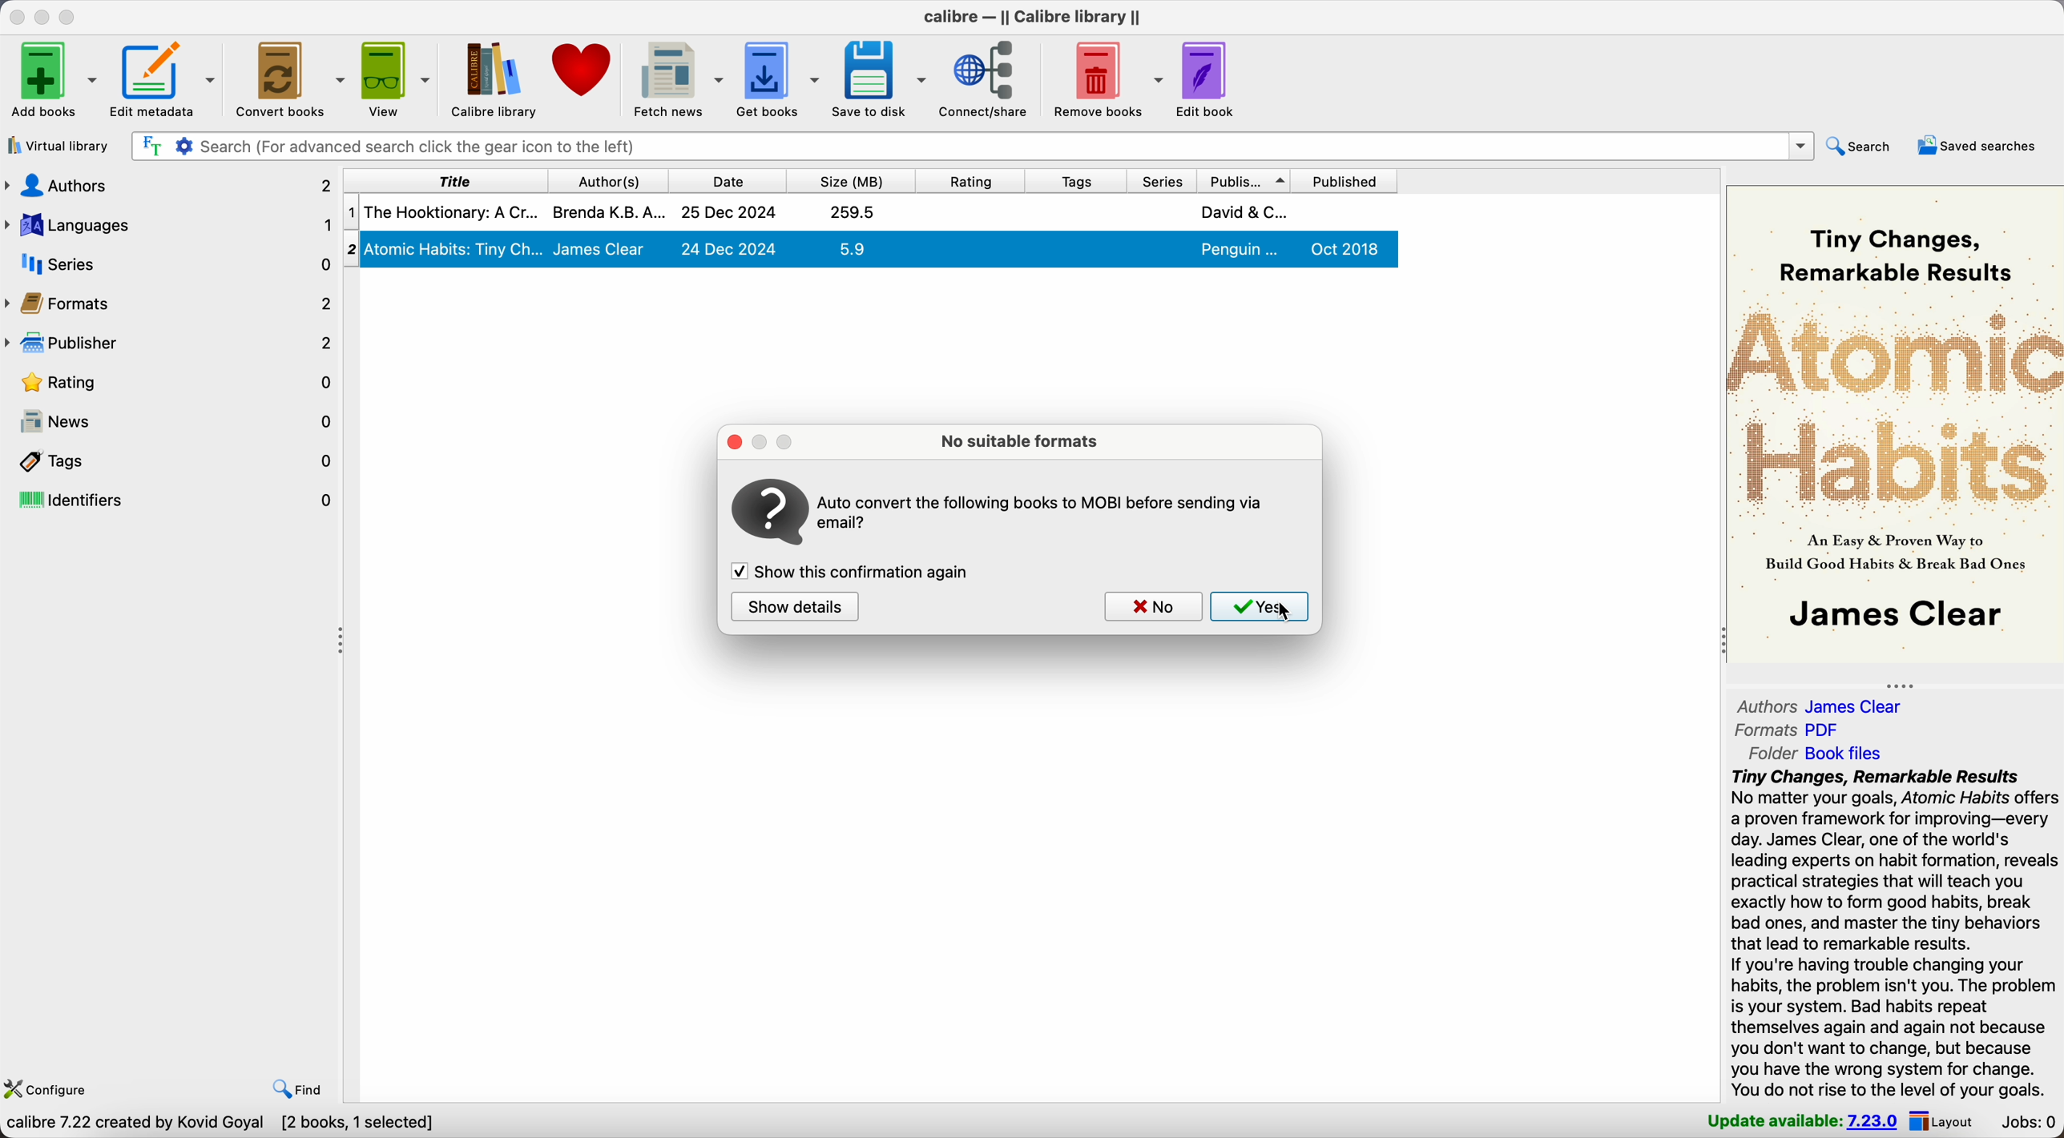 The image size is (2064, 1138). What do you see at coordinates (760, 443) in the screenshot?
I see `minimize popup` at bounding box center [760, 443].